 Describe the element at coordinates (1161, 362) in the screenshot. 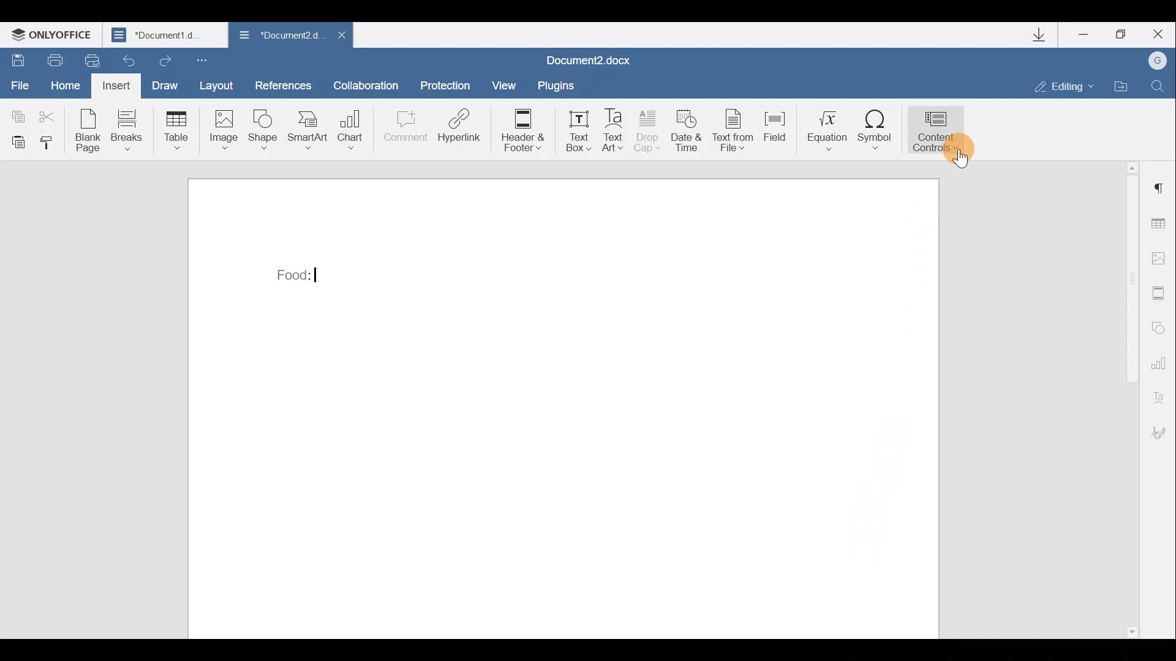

I see `Chart settings` at that location.